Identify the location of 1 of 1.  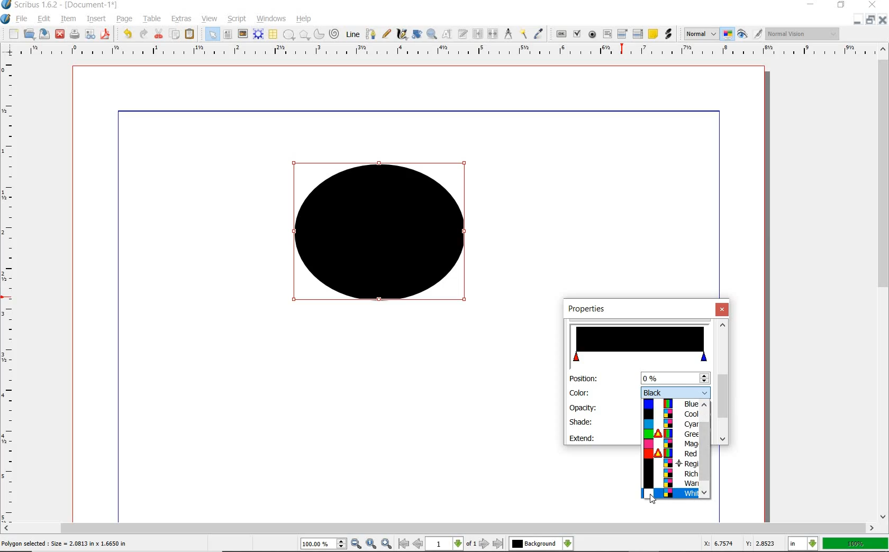
(452, 544).